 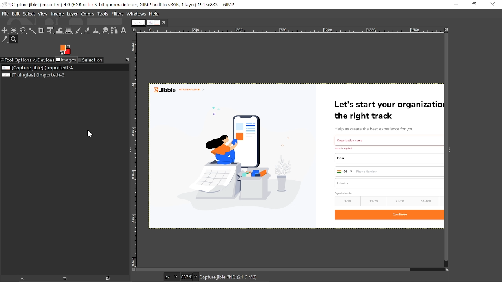 What do you see at coordinates (16, 14) in the screenshot?
I see `Edit` at bounding box center [16, 14].